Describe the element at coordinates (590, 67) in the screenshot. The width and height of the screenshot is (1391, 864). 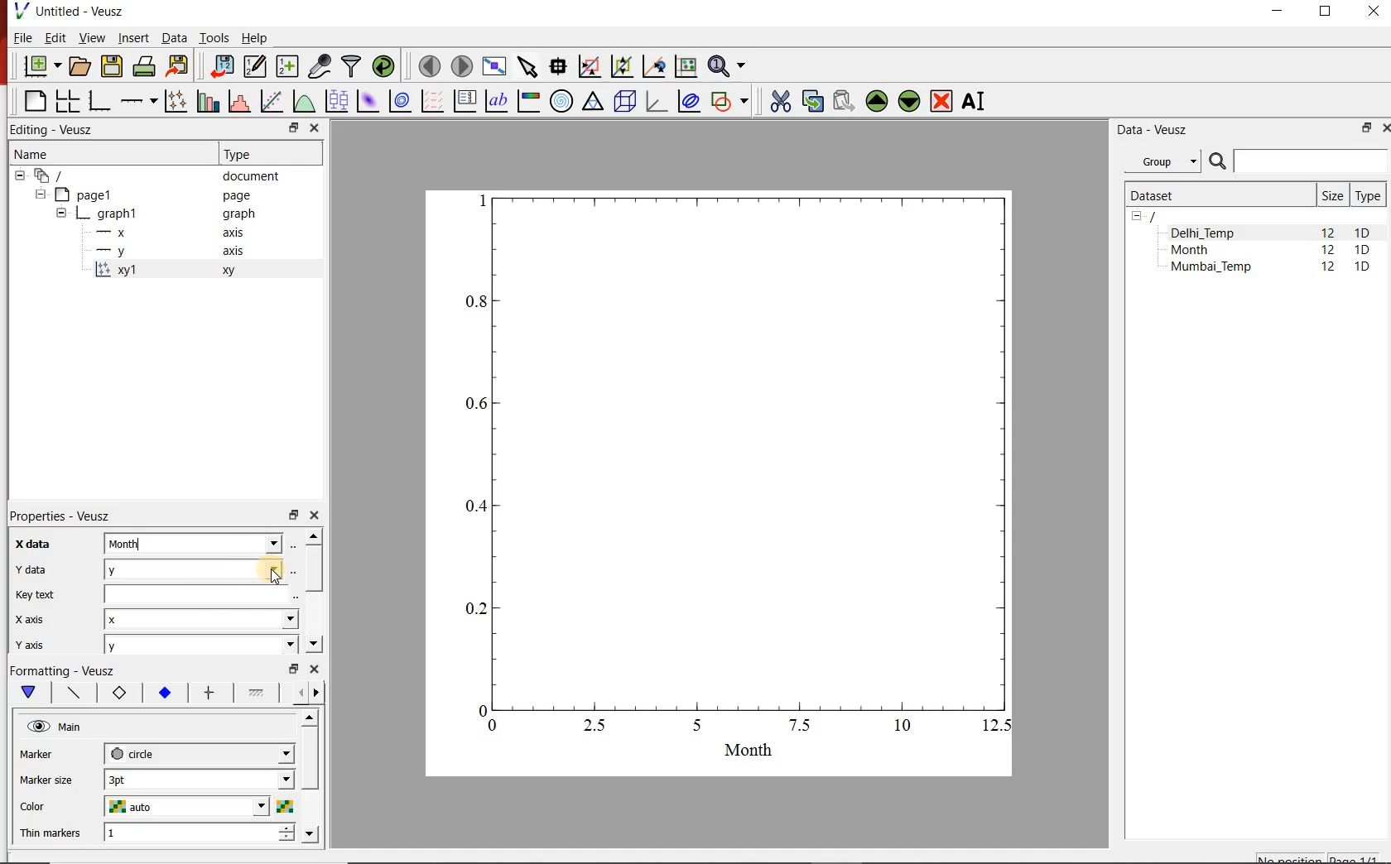
I see `click or draw a rectangle to zoom graph indexes` at that location.